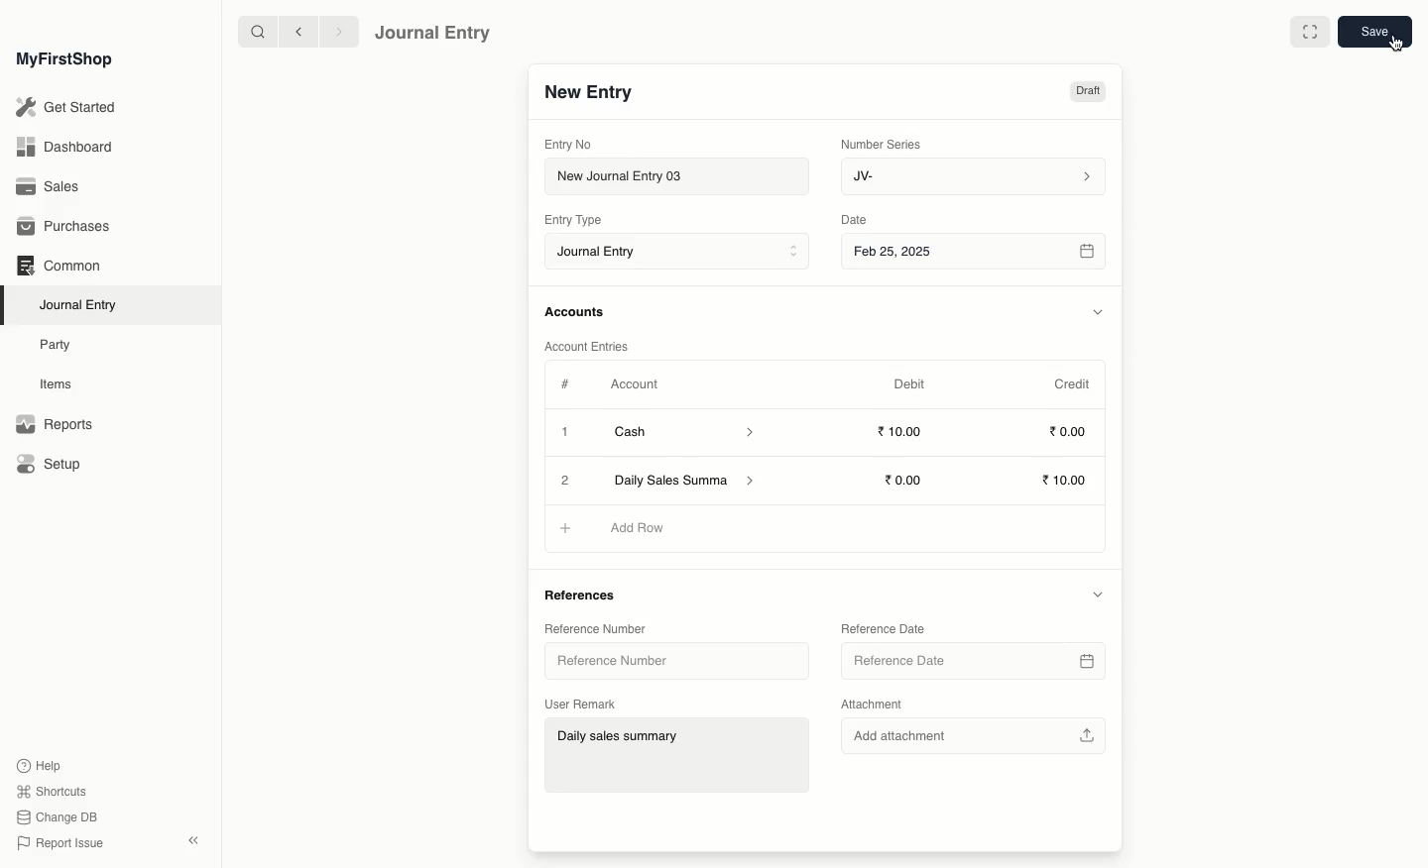 Image resolution: width=1428 pixels, height=868 pixels. I want to click on References, so click(585, 597).